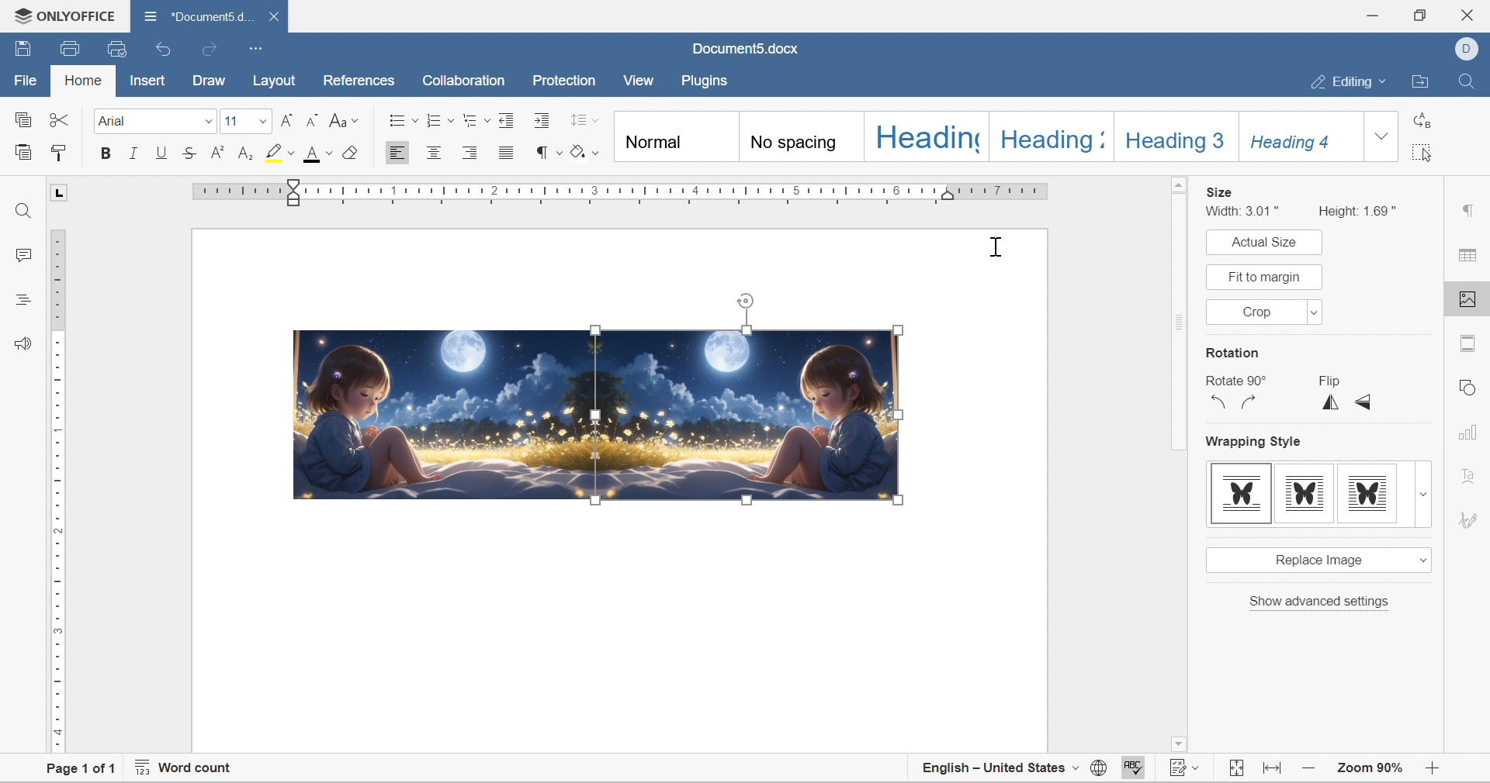 The height and width of the screenshot is (783, 1490). What do you see at coordinates (1309, 769) in the screenshot?
I see `zoom in` at bounding box center [1309, 769].